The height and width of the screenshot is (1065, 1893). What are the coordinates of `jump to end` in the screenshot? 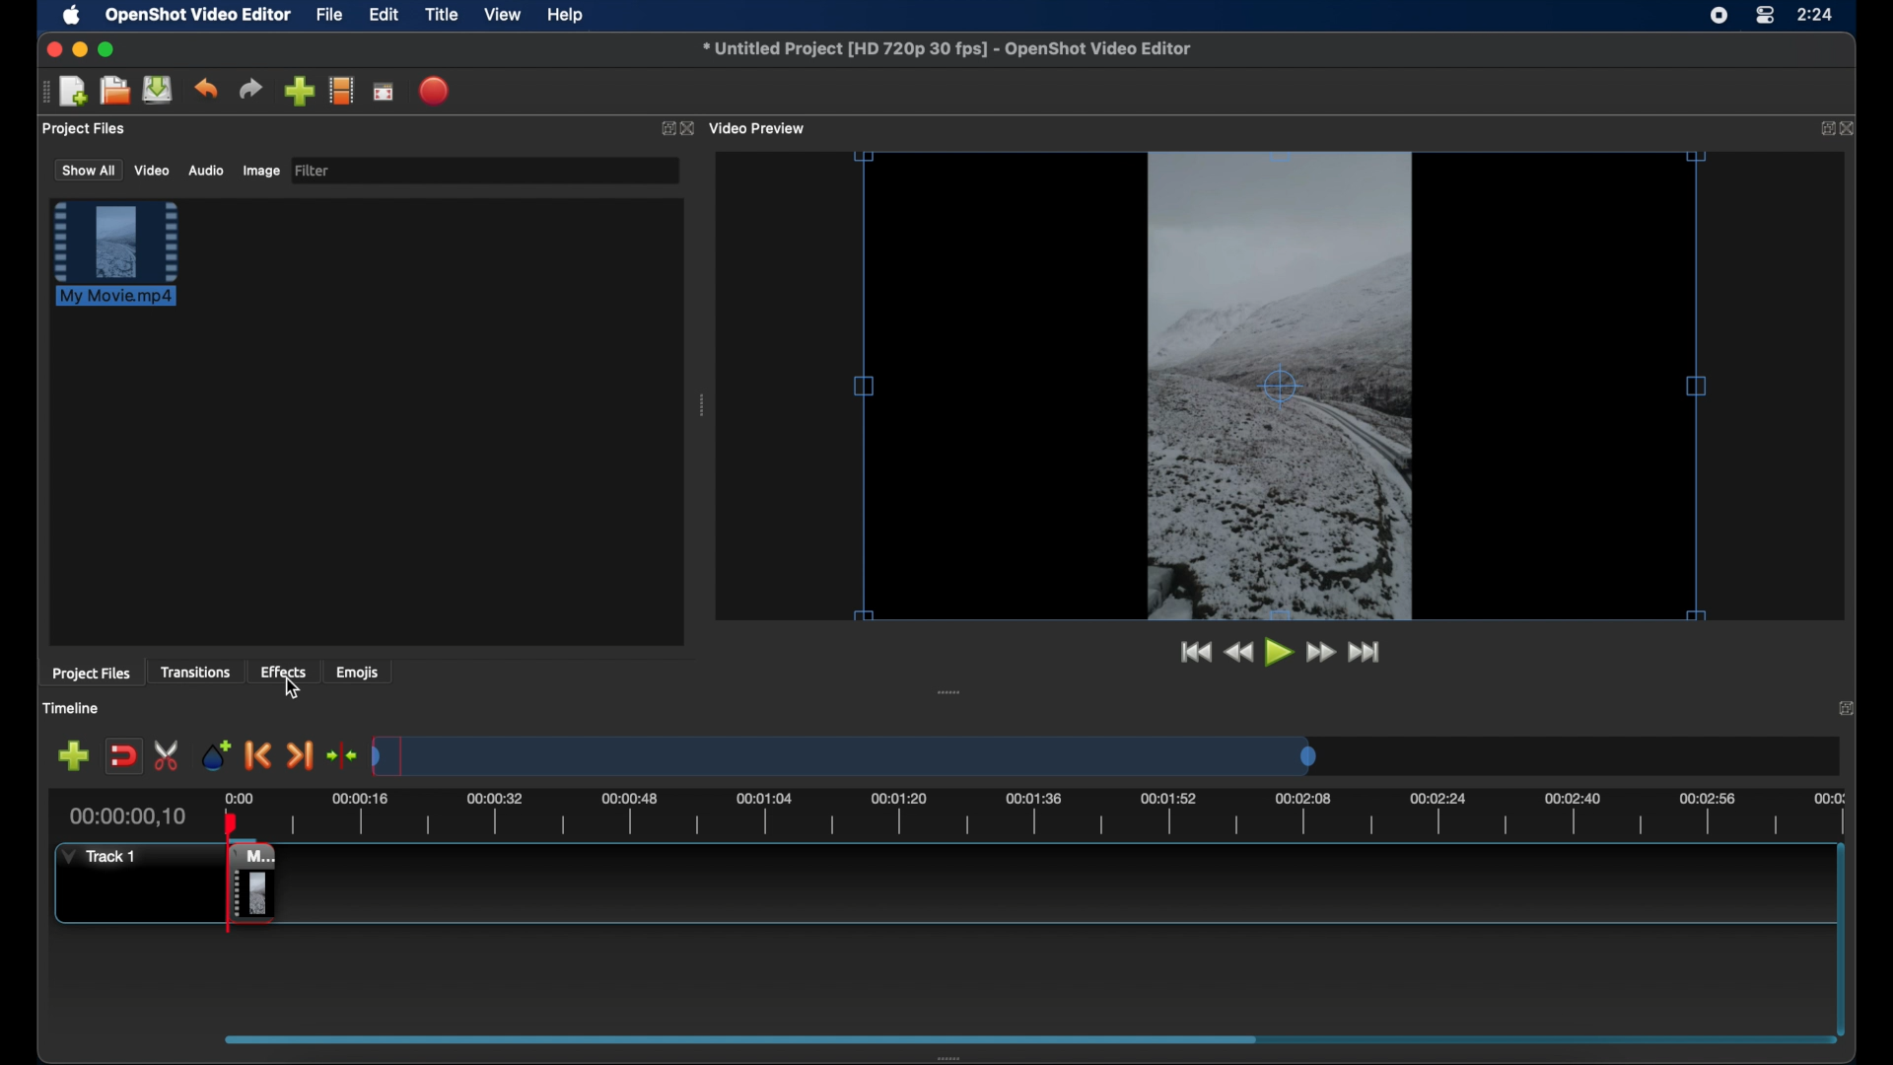 It's located at (1366, 651).